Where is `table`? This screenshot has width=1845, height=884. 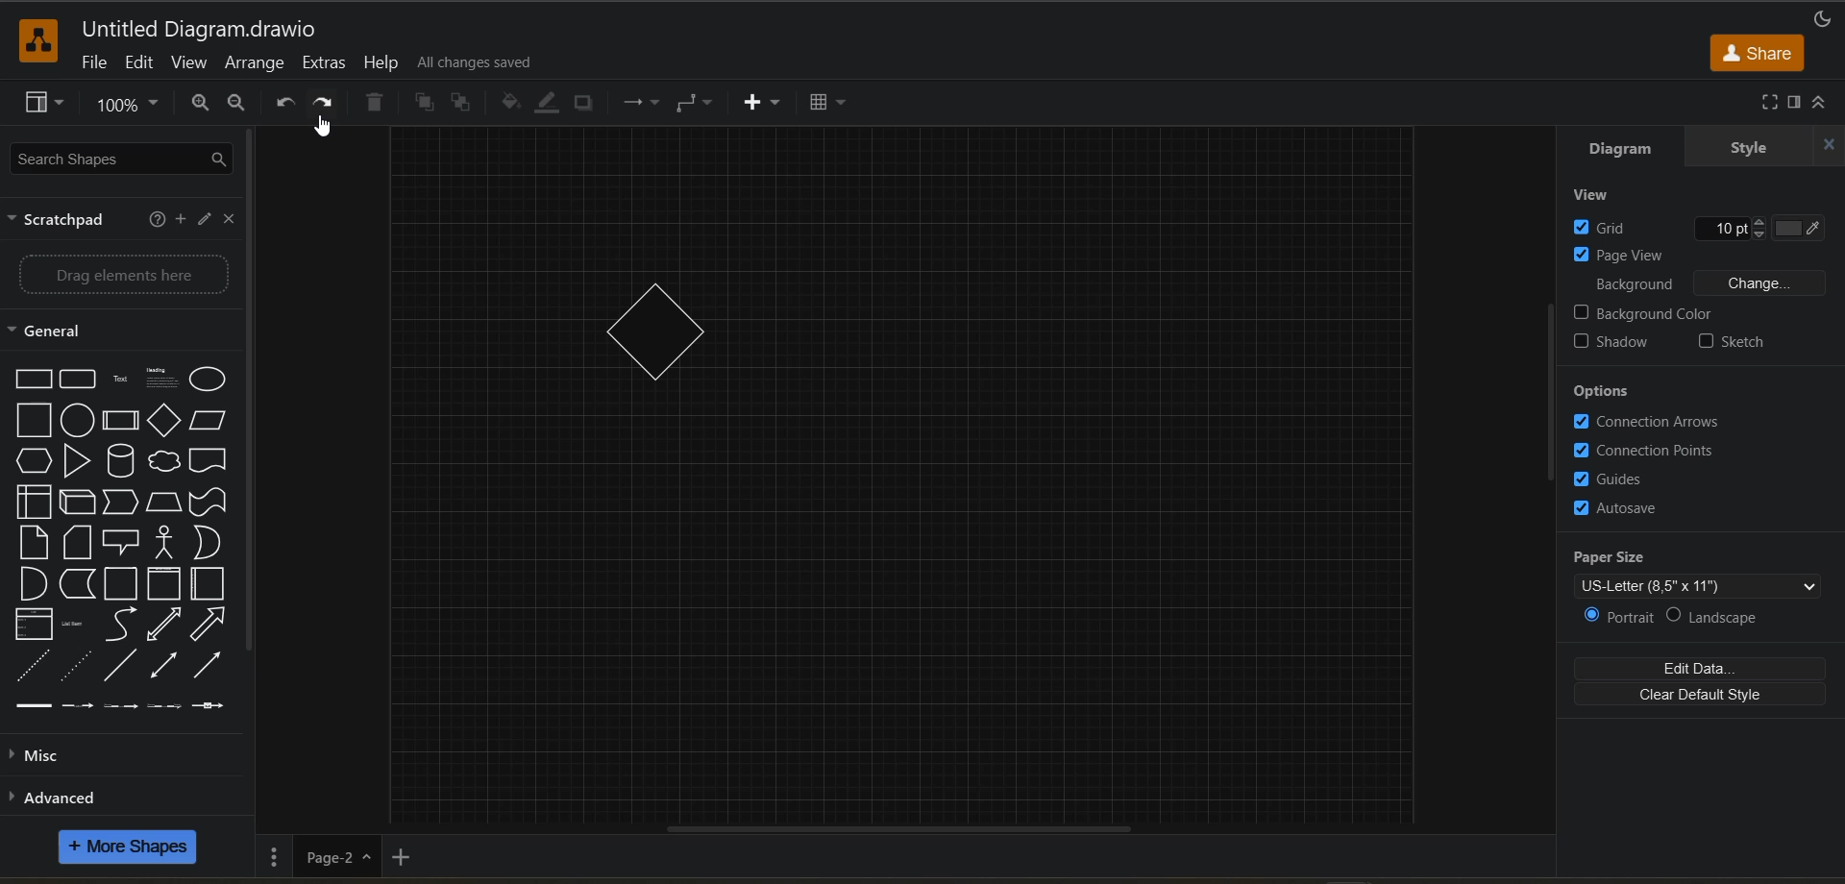 table is located at coordinates (833, 105).